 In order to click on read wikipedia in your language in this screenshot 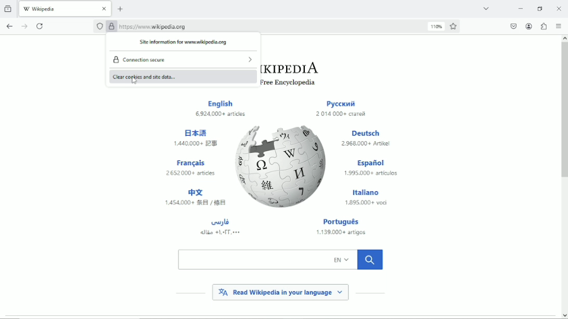, I will do `click(280, 291)`.